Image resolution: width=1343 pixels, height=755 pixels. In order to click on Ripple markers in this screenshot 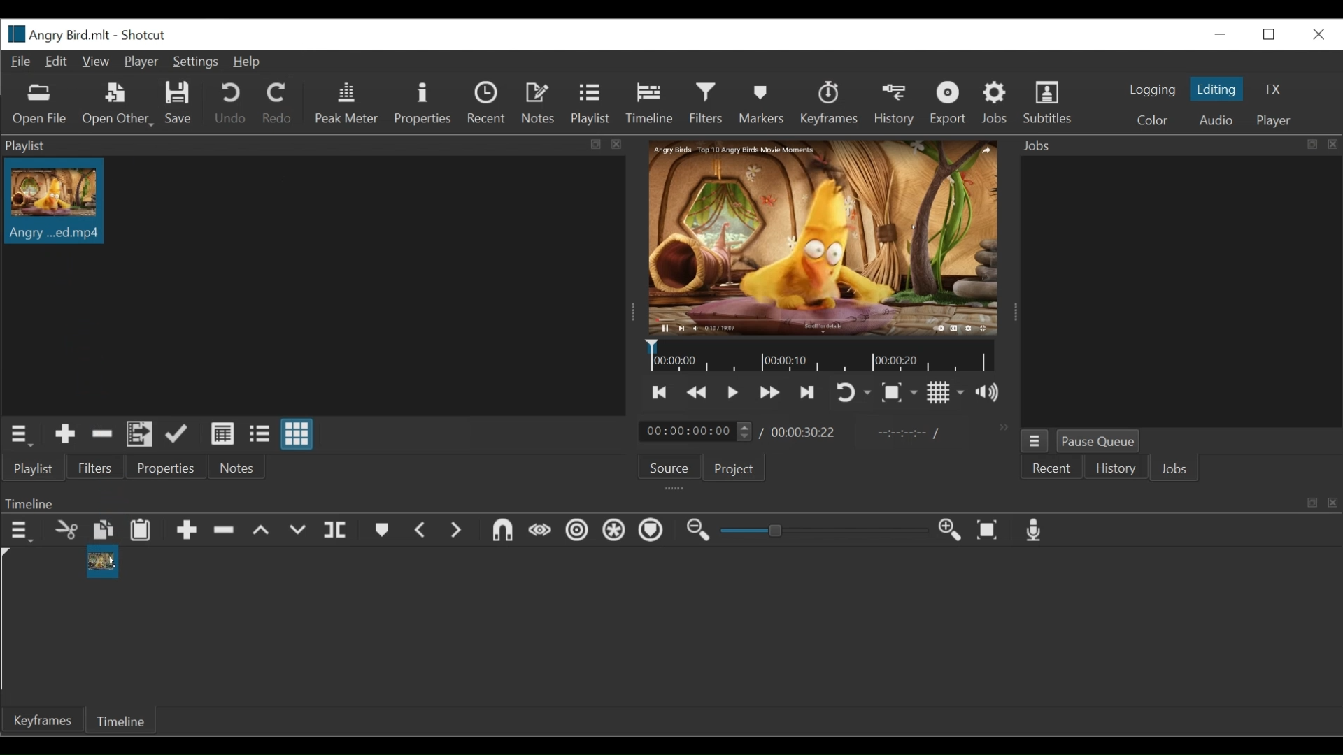, I will do `click(650, 531)`.